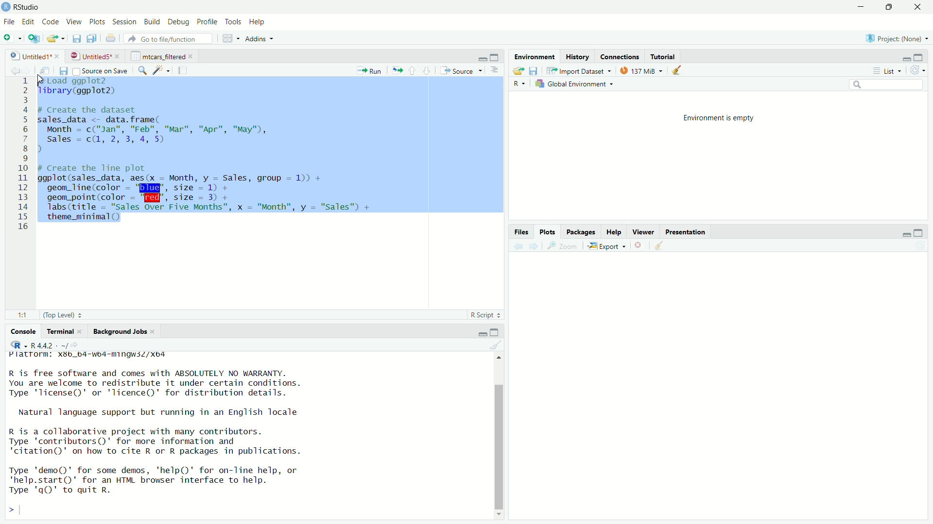  I want to click on show in new window, so click(49, 70).